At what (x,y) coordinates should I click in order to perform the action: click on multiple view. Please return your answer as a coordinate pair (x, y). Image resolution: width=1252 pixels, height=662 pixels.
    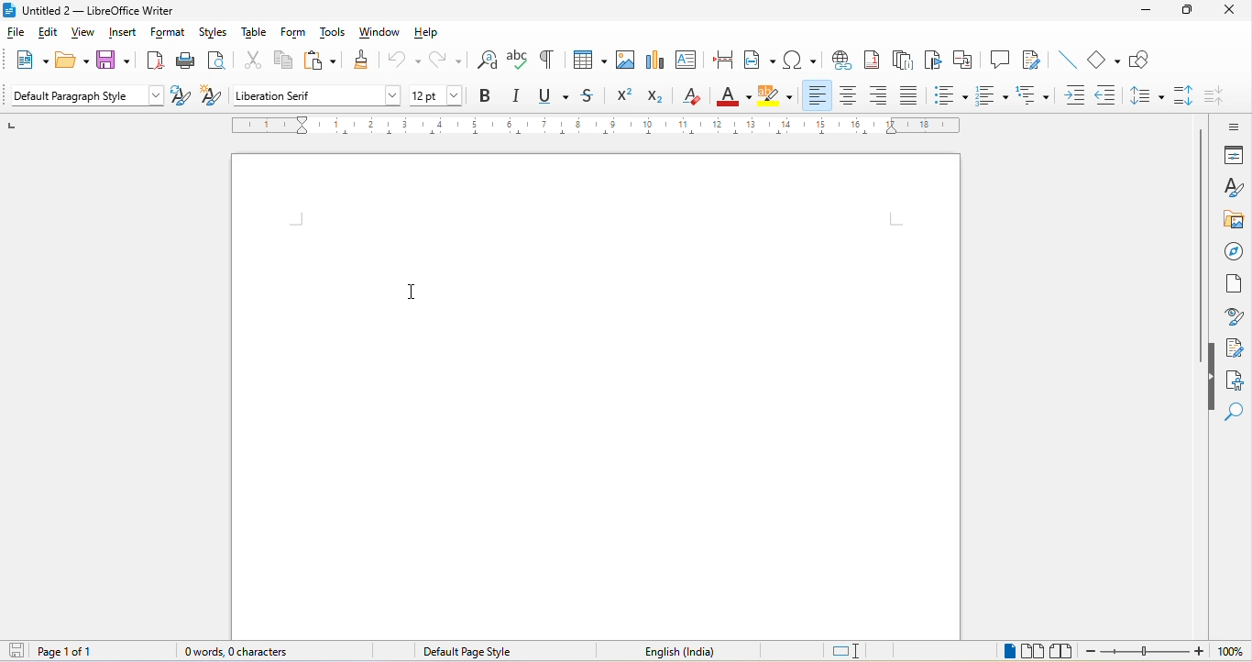
    Looking at the image, I should click on (1034, 651).